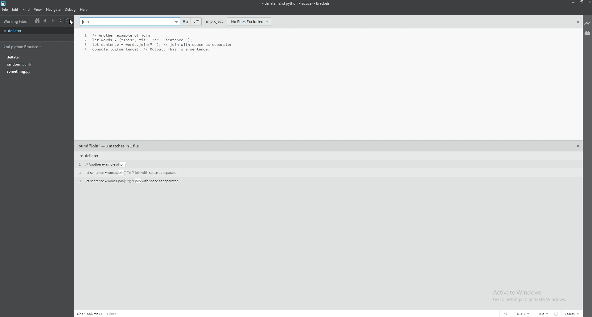 This screenshot has width=592, height=317. Describe the element at coordinates (129, 173) in the screenshot. I see `3 let sentence = words.join(" "); // join with space as separator` at that location.